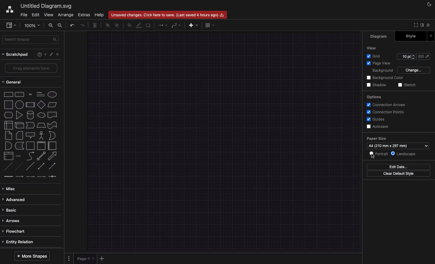 This screenshot has width=435, height=264. What do you see at coordinates (73, 25) in the screenshot?
I see `Undo` at bounding box center [73, 25].